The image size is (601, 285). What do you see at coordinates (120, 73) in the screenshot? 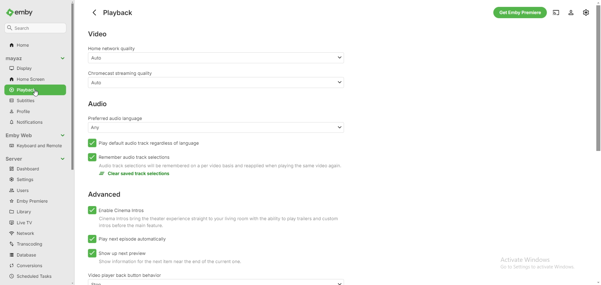
I see `chromecast streaming quality` at bounding box center [120, 73].